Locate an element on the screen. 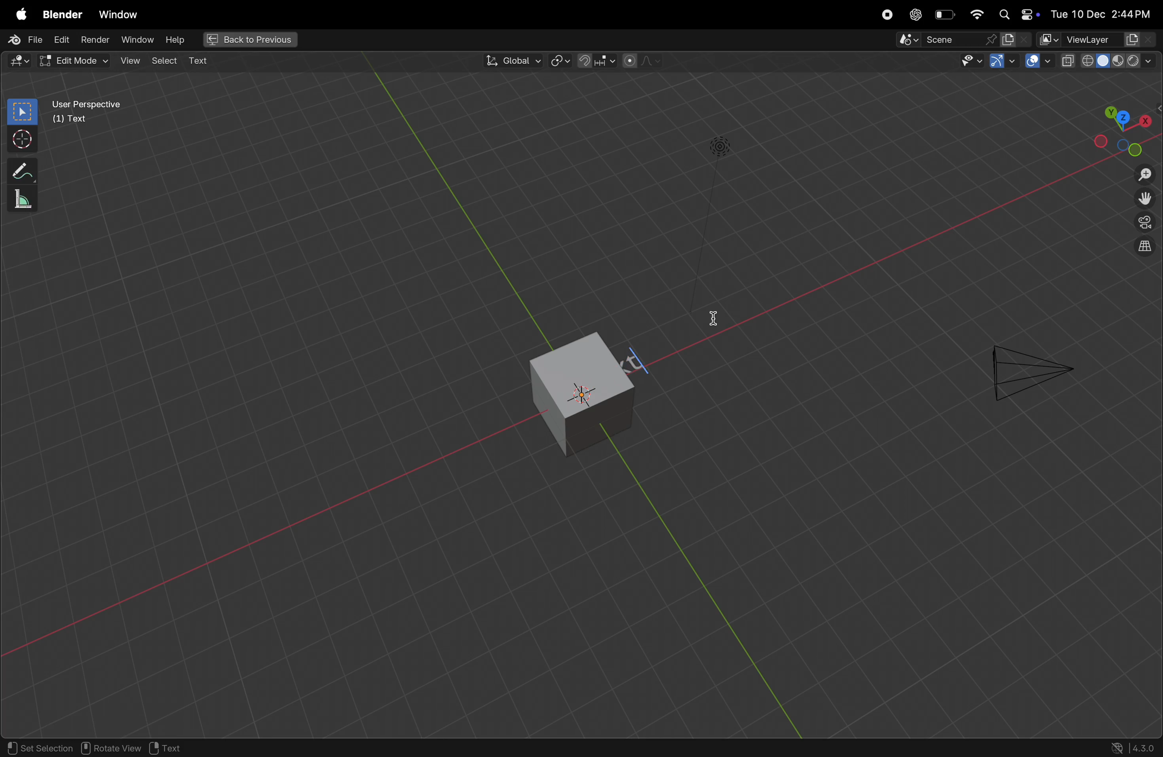 The height and width of the screenshot is (757, 1163). camera view is located at coordinates (1143, 225).